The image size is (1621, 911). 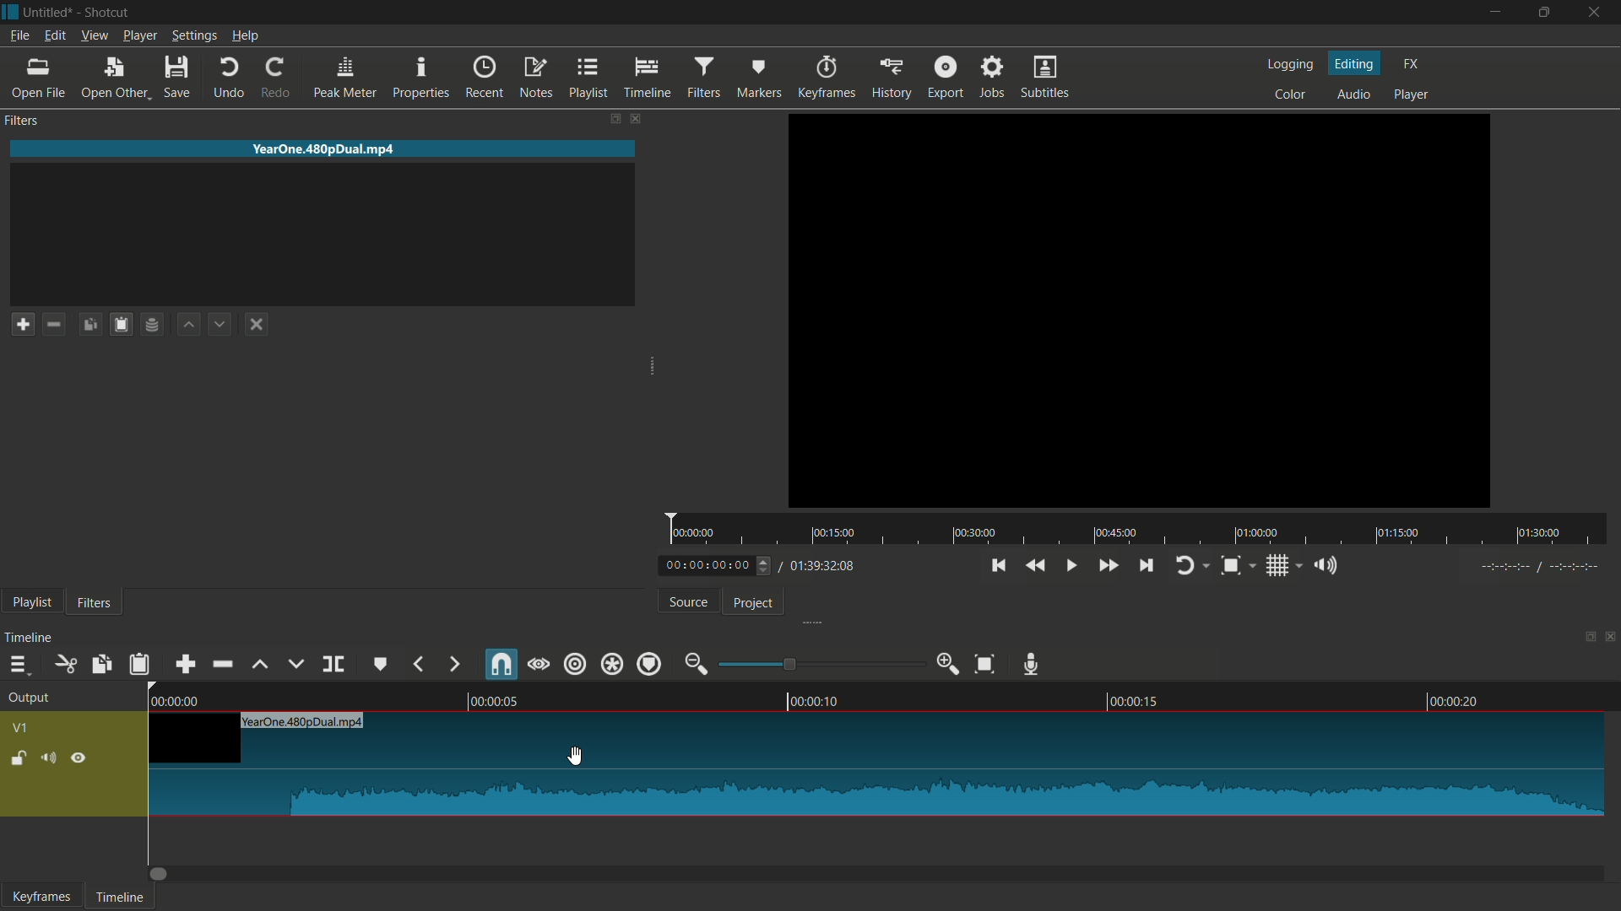 I want to click on move filter down, so click(x=221, y=323).